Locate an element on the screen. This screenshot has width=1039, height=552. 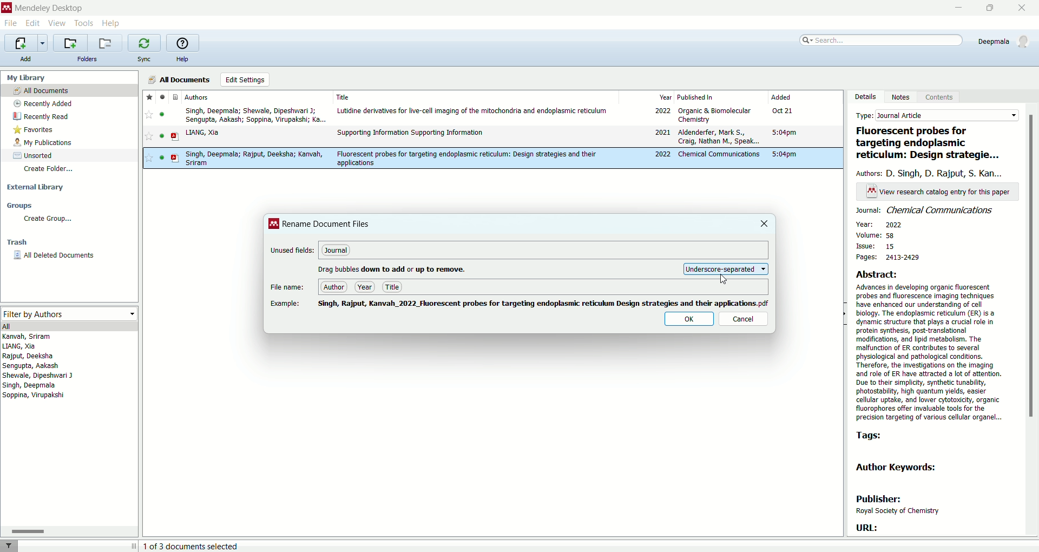
synchronize the library with mendeley web is located at coordinates (144, 43).